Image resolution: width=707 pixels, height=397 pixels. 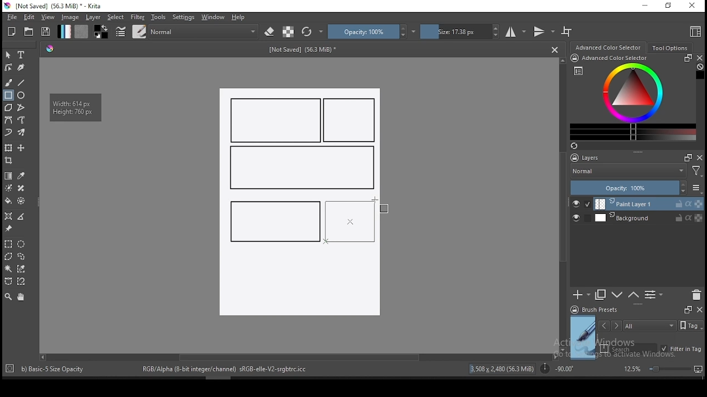 What do you see at coordinates (21, 106) in the screenshot?
I see `polyline tool` at bounding box center [21, 106].